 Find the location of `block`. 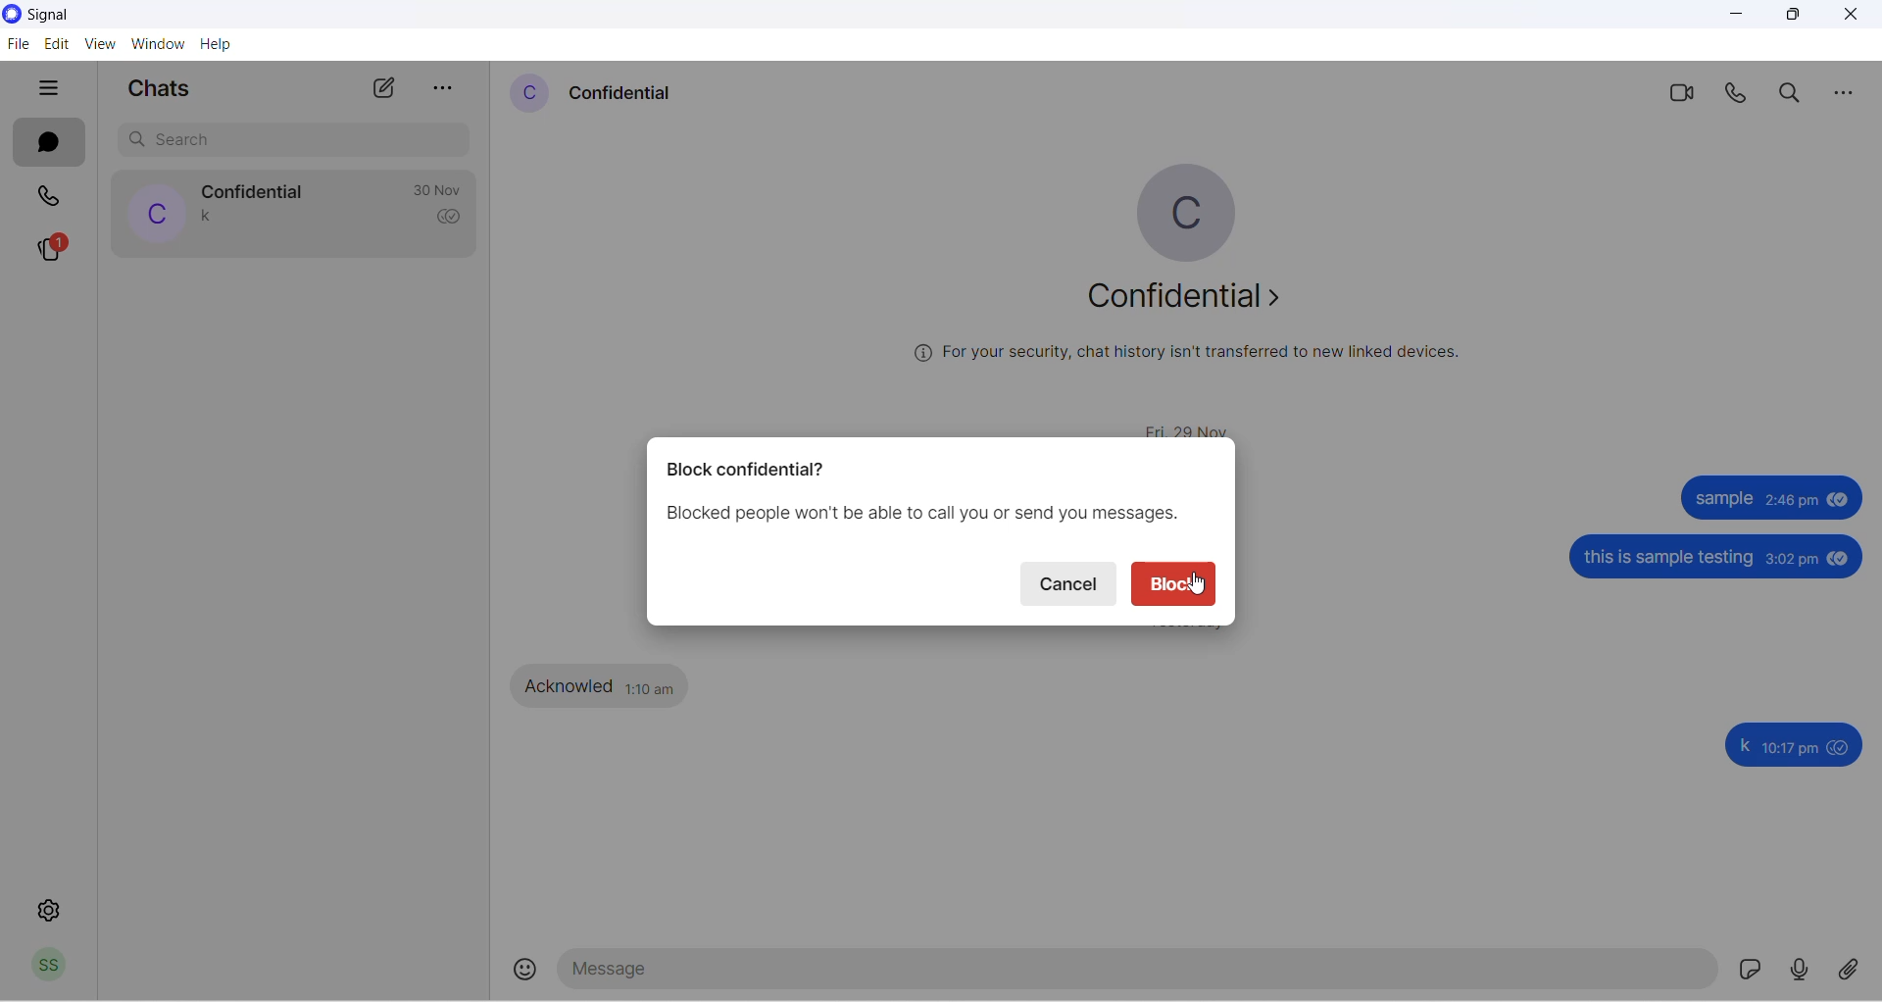

block is located at coordinates (1175, 581).